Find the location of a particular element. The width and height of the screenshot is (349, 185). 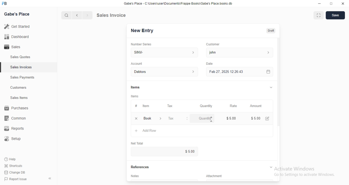

Attachment is located at coordinates (212, 175).